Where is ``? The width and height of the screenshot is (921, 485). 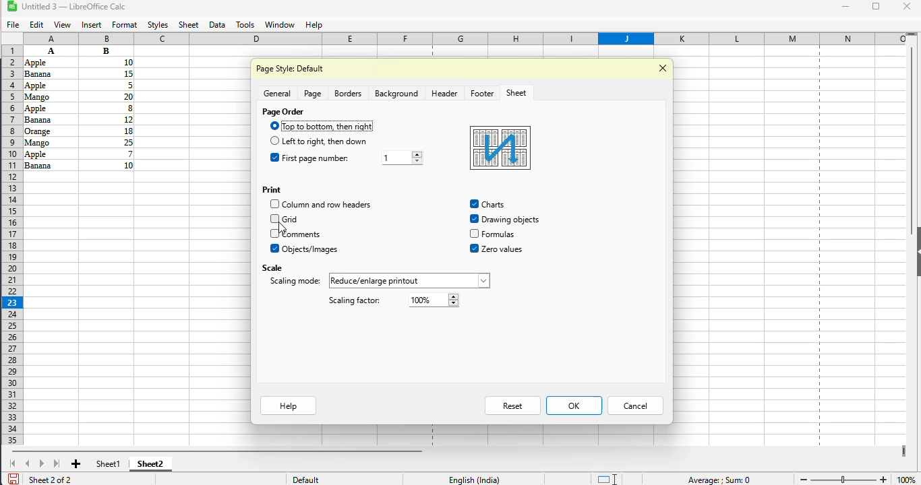  is located at coordinates (49, 120).